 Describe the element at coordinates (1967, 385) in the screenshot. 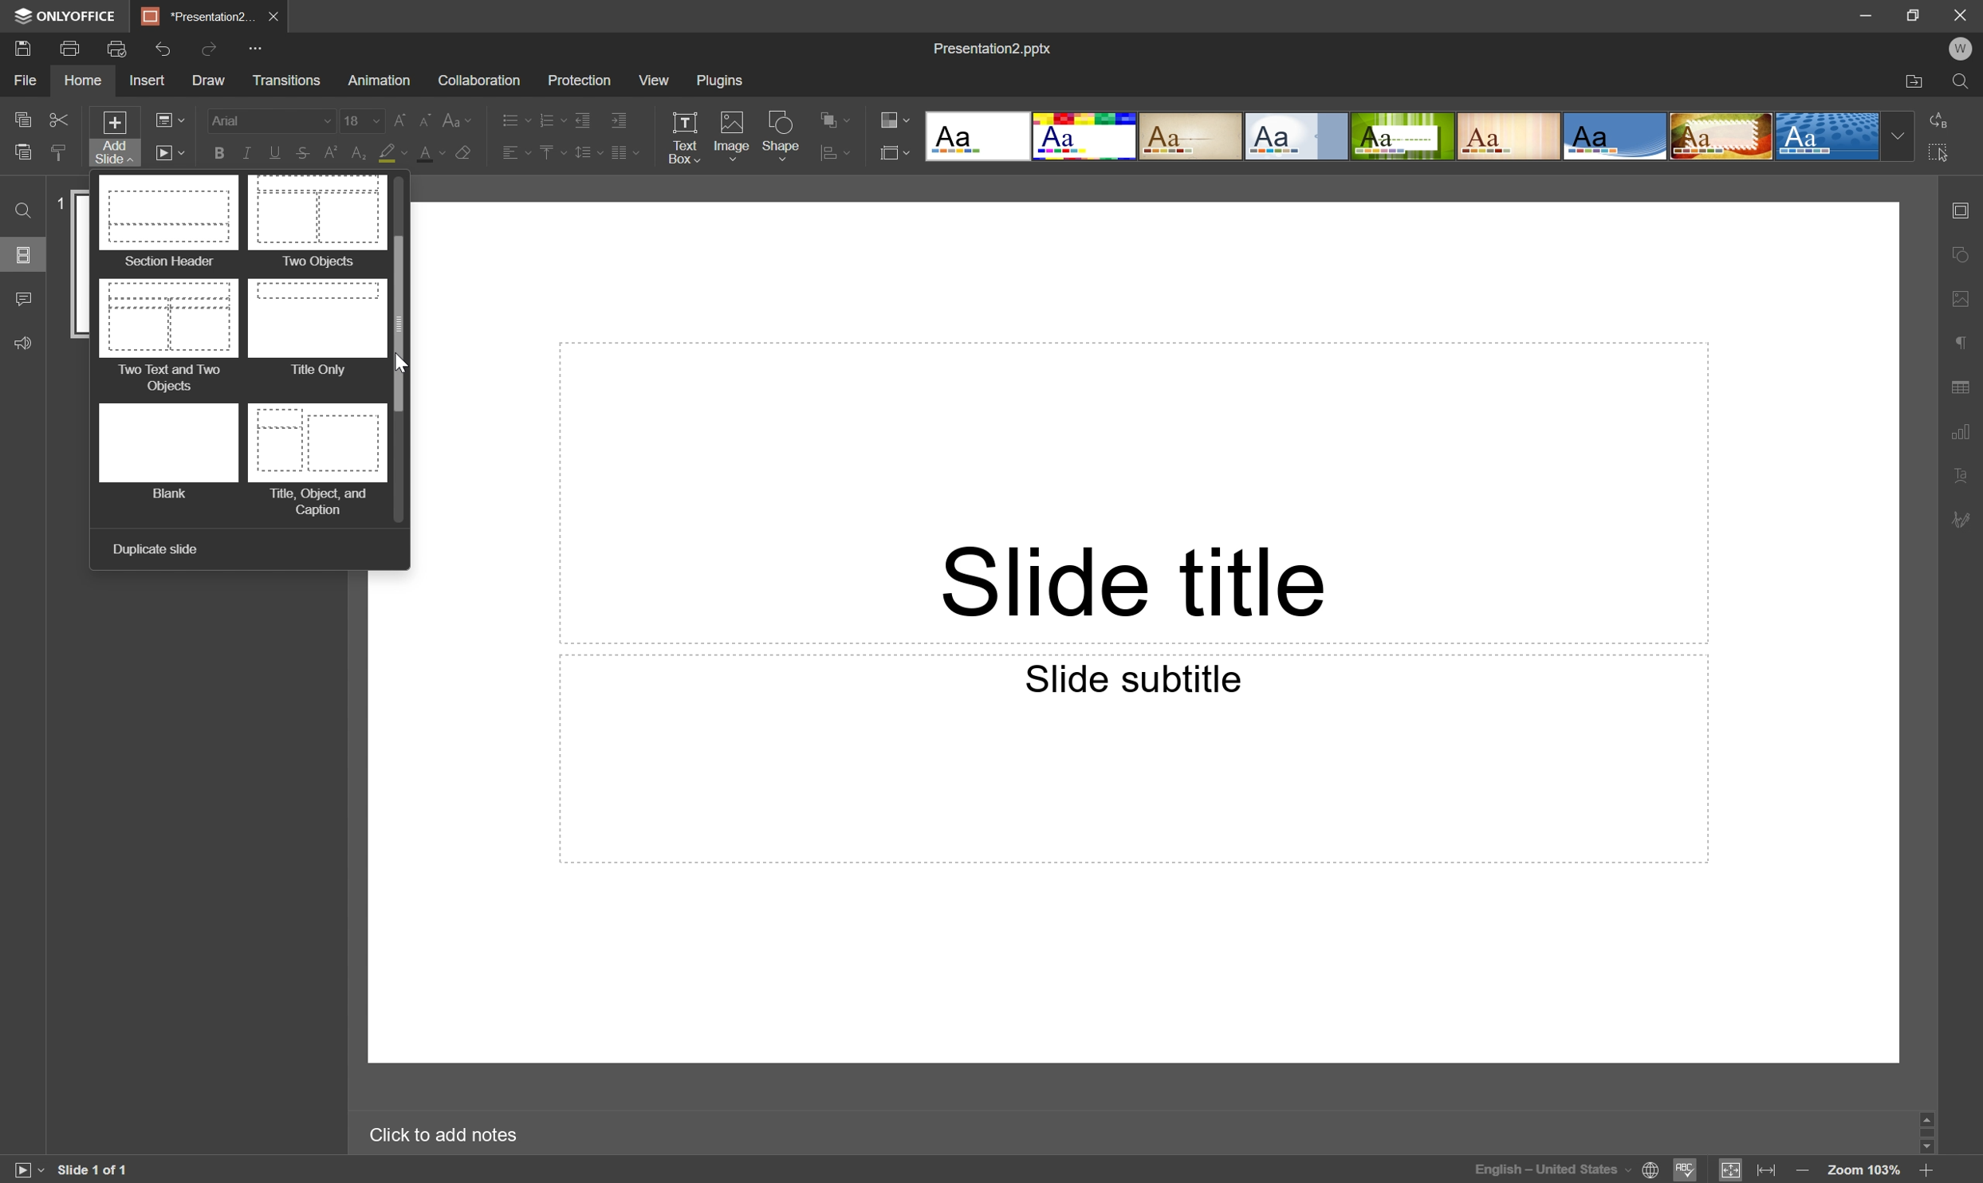

I see `Table settings` at that location.